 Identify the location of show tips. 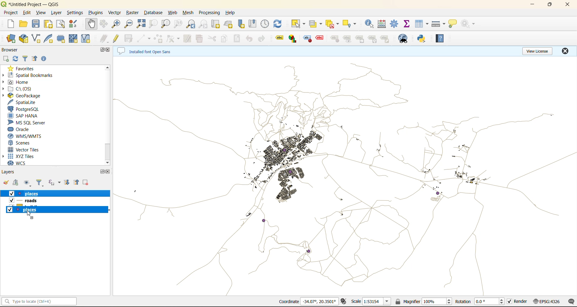
(454, 25).